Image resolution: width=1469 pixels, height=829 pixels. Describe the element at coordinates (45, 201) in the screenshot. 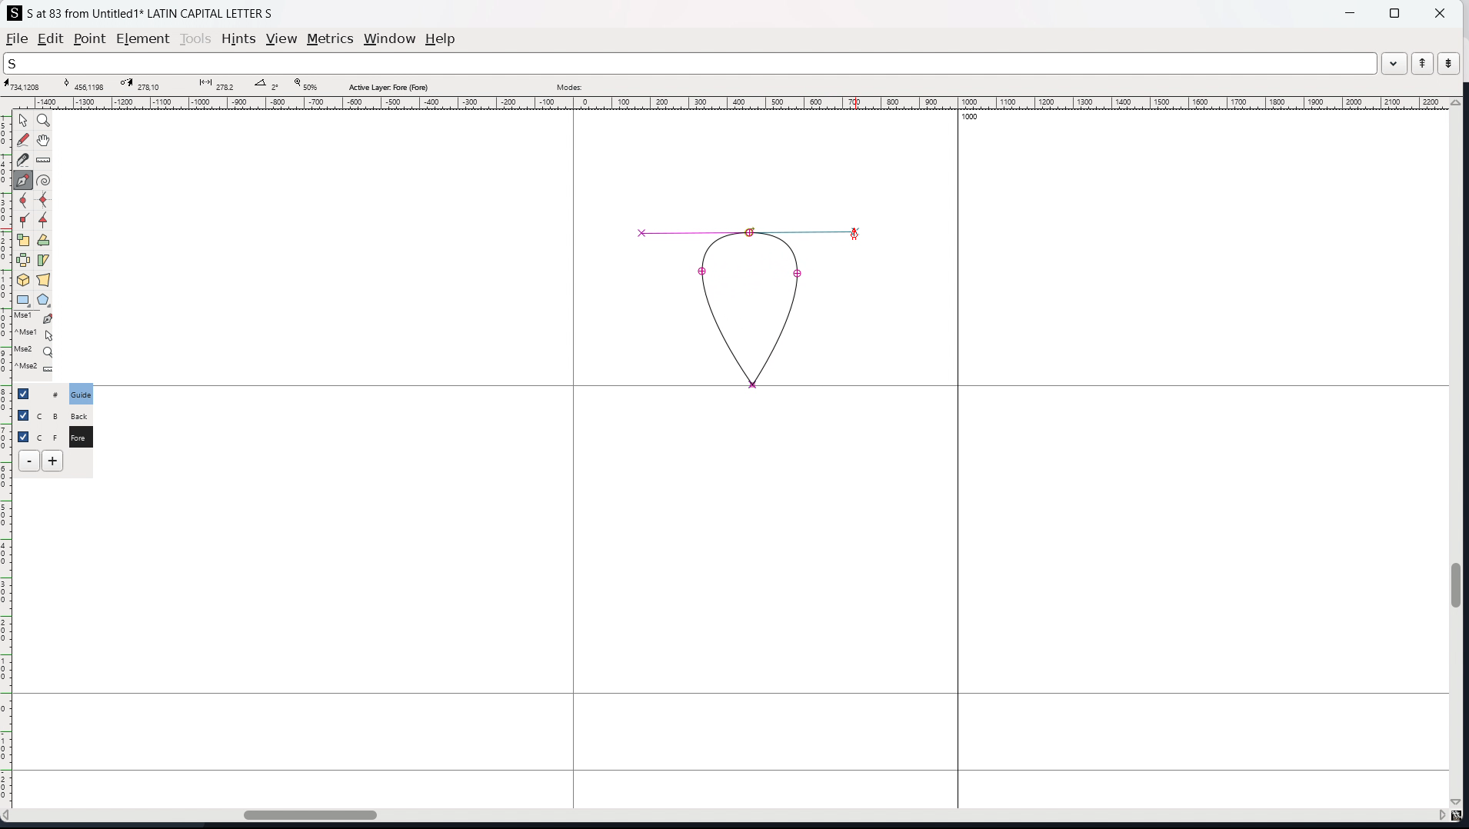

I see `add a curve point always either vertically or horizontally` at that location.